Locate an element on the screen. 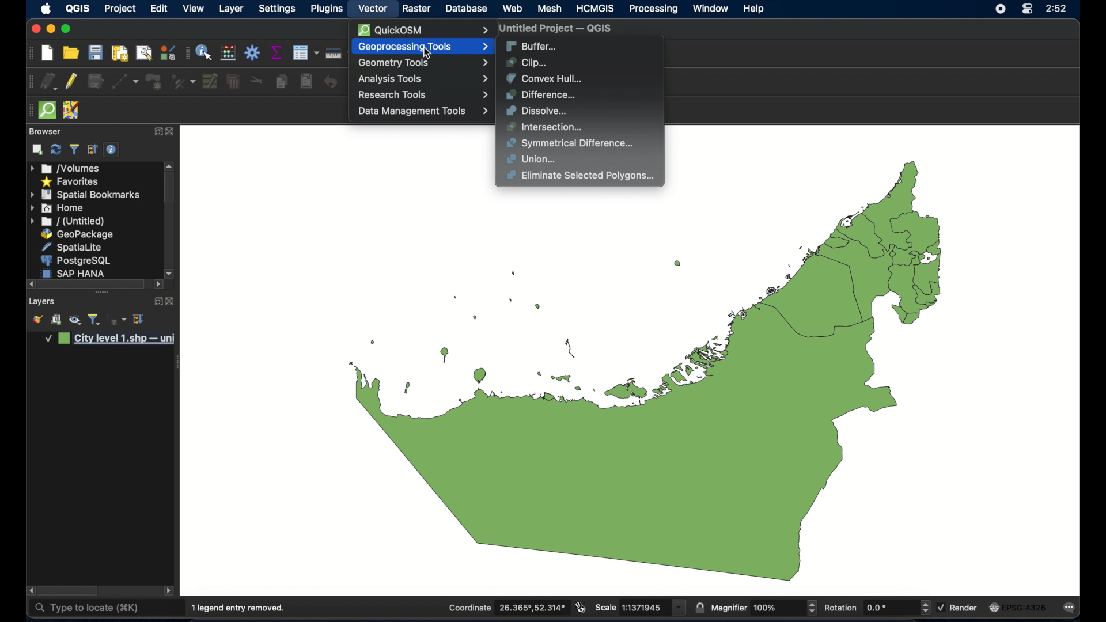 Image resolution: width=1106 pixels, height=622 pixels. render is located at coordinates (959, 608).